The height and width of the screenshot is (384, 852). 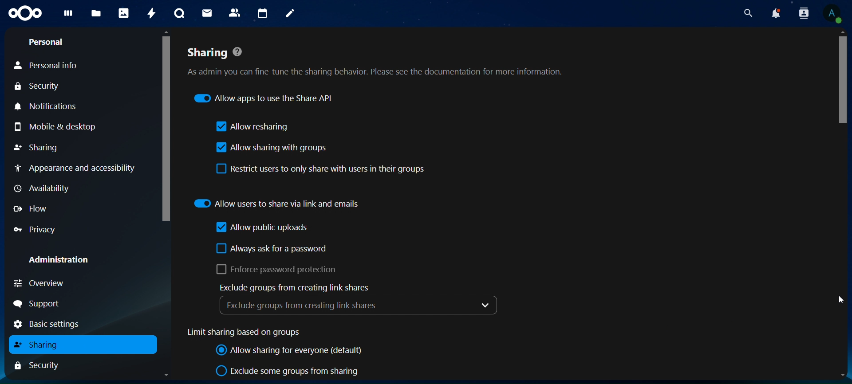 What do you see at coordinates (49, 66) in the screenshot?
I see `personal info` at bounding box center [49, 66].